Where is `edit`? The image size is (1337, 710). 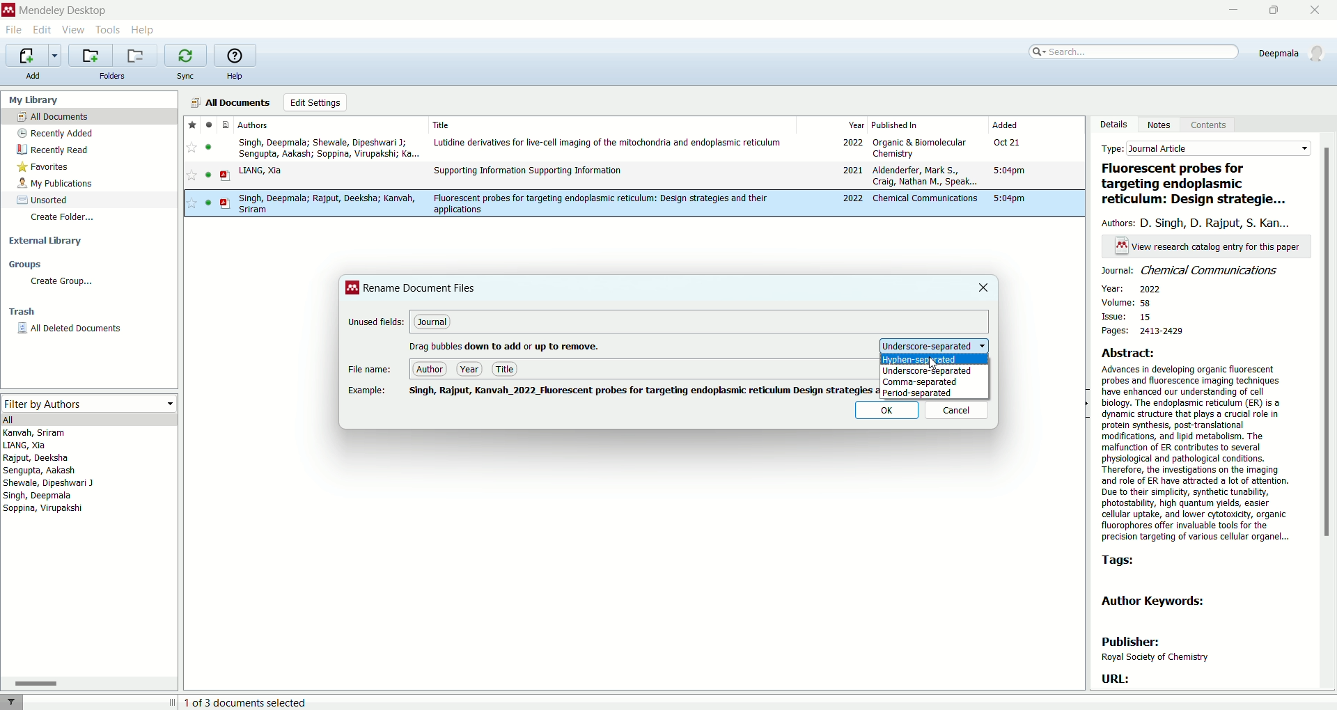
edit is located at coordinates (43, 30).